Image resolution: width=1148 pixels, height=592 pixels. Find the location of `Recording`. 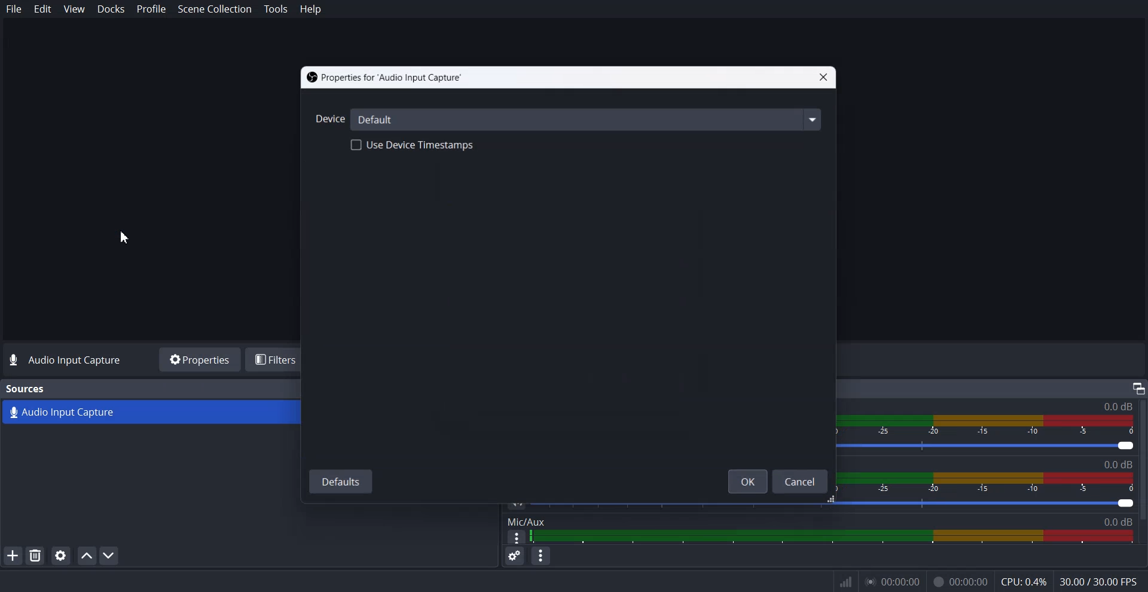

Recording is located at coordinates (960, 582).